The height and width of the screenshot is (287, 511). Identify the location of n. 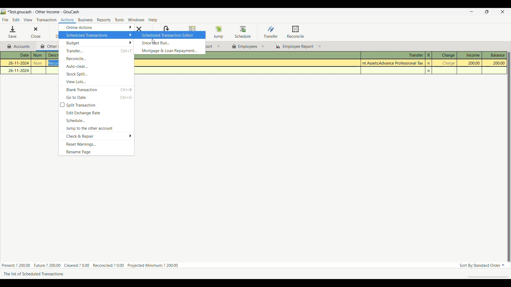
(429, 63).